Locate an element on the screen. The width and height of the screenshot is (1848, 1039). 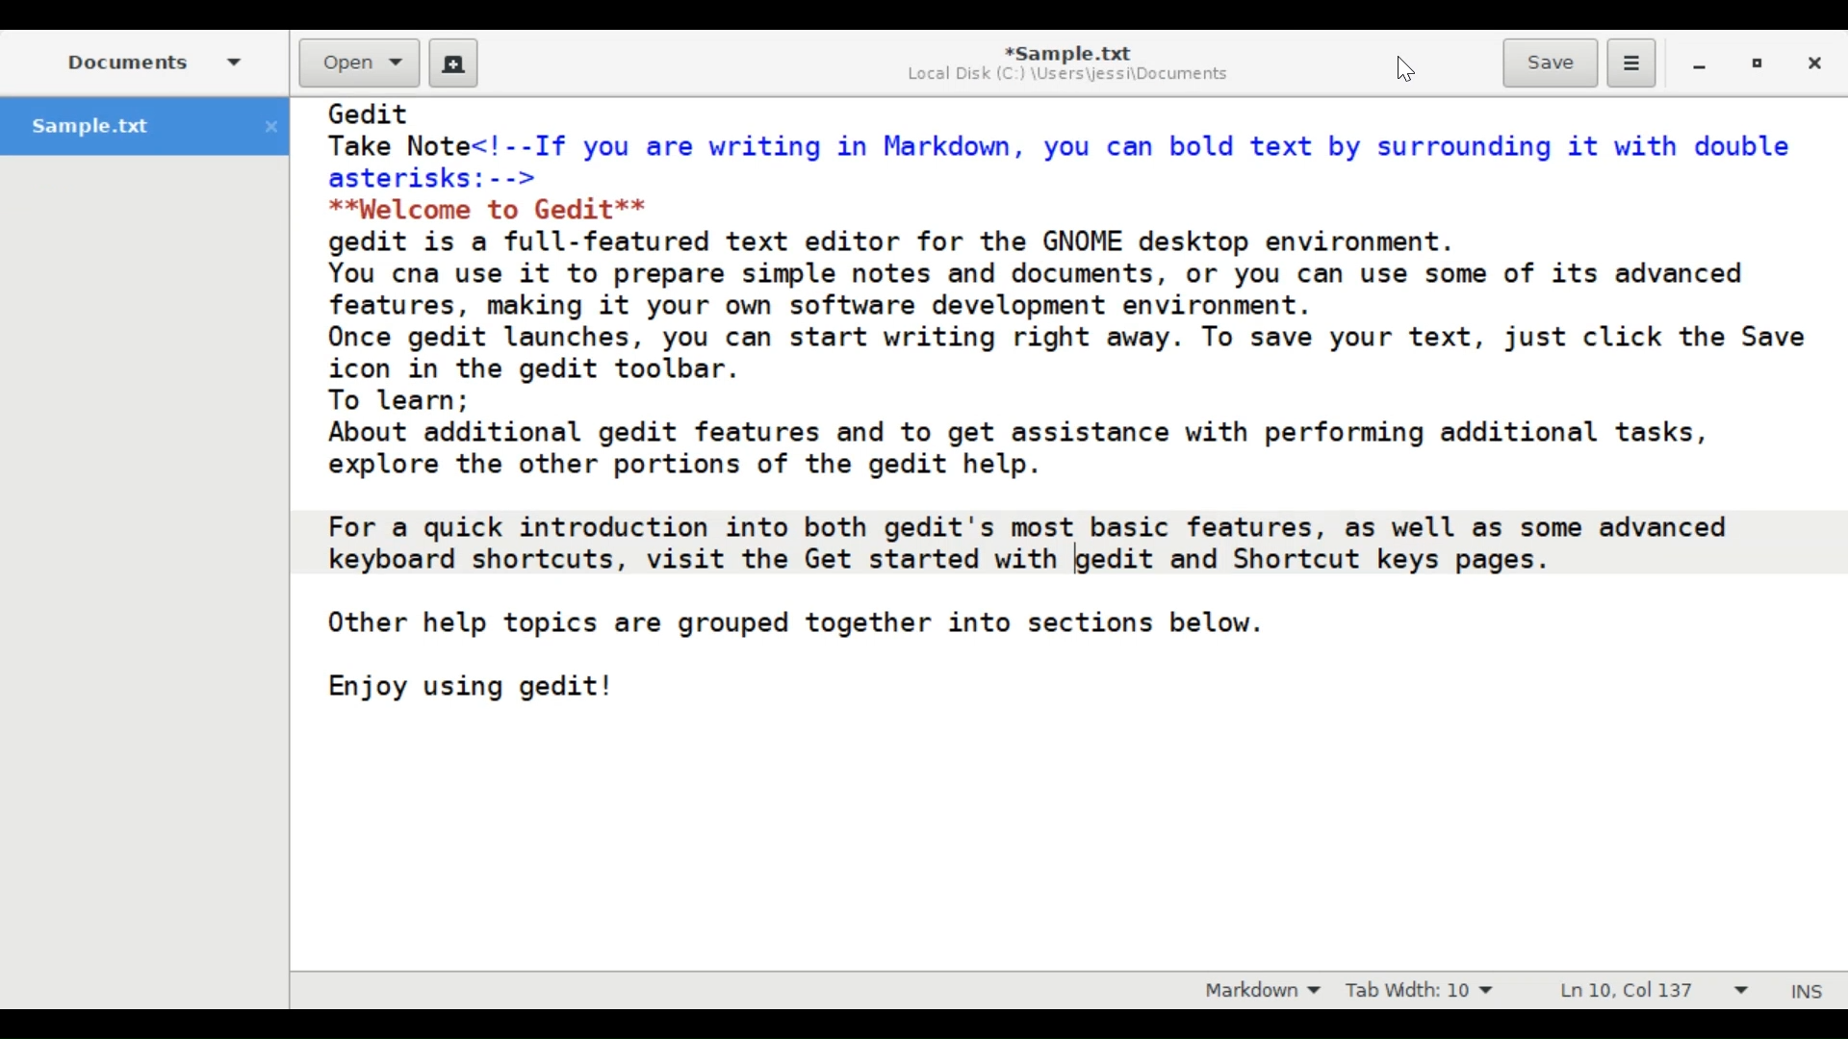
Tab Width: 10 is located at coordinates (1417, 989).